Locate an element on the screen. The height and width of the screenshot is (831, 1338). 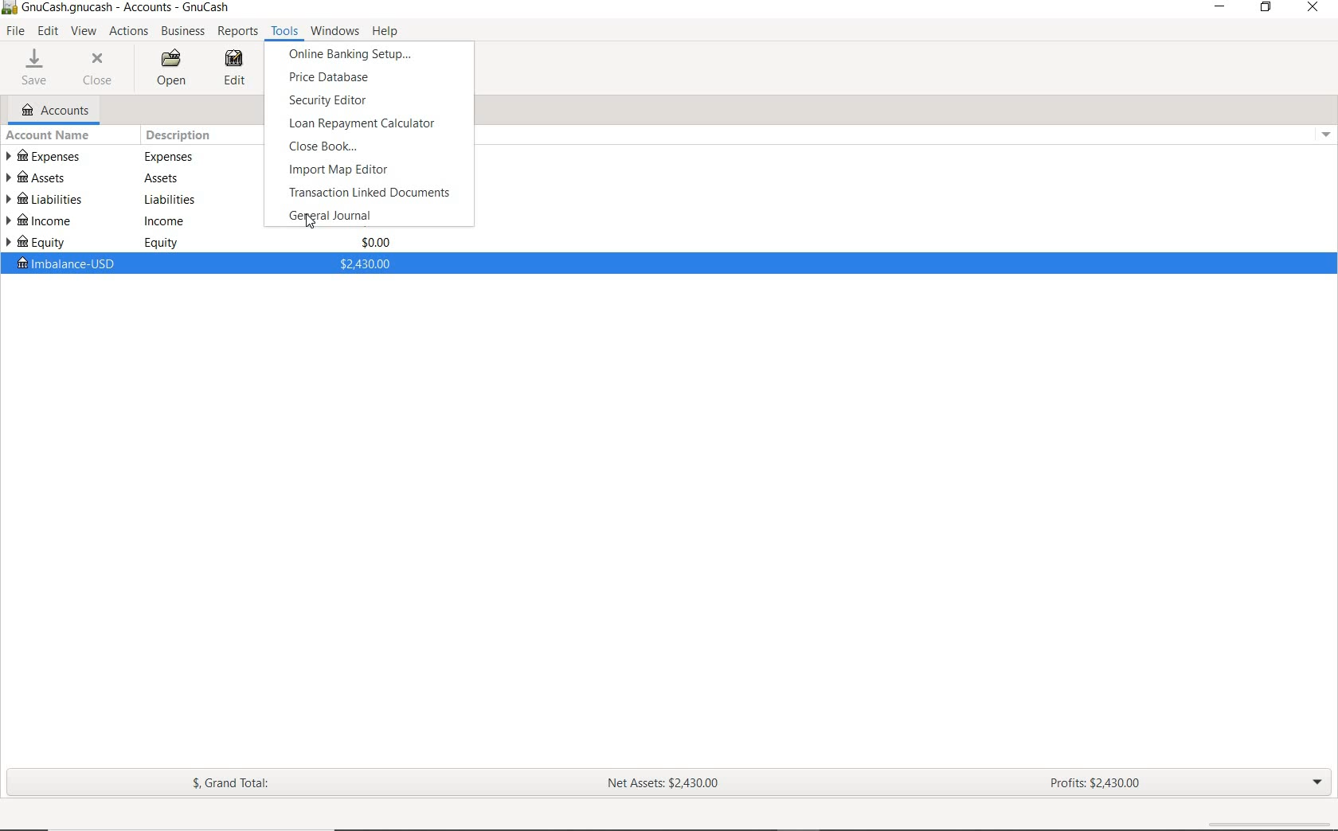
PROFITS is located at coordinates (1090, 783).